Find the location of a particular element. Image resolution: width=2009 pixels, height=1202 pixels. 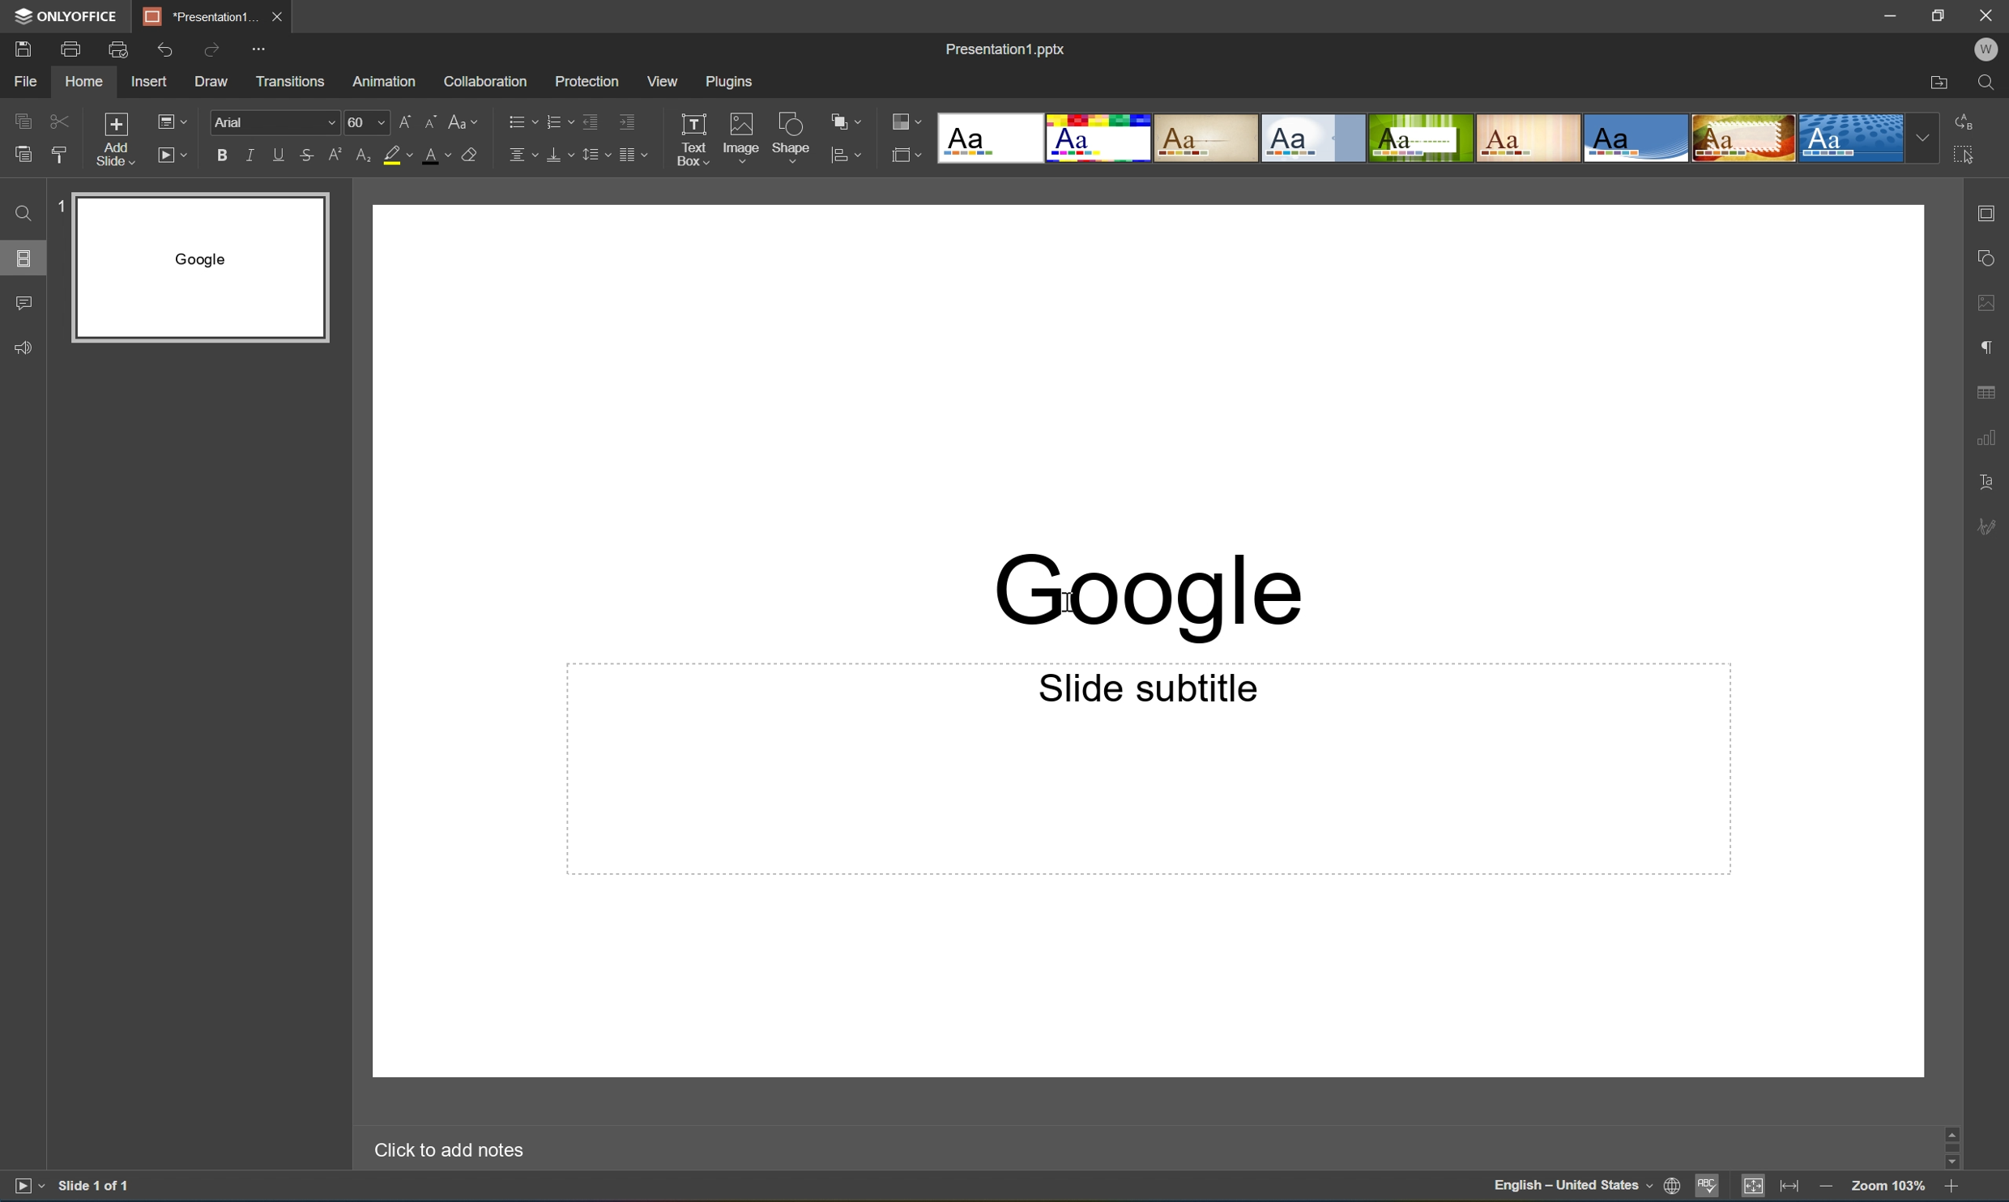

Numbering is located at coordinates (561, 117).